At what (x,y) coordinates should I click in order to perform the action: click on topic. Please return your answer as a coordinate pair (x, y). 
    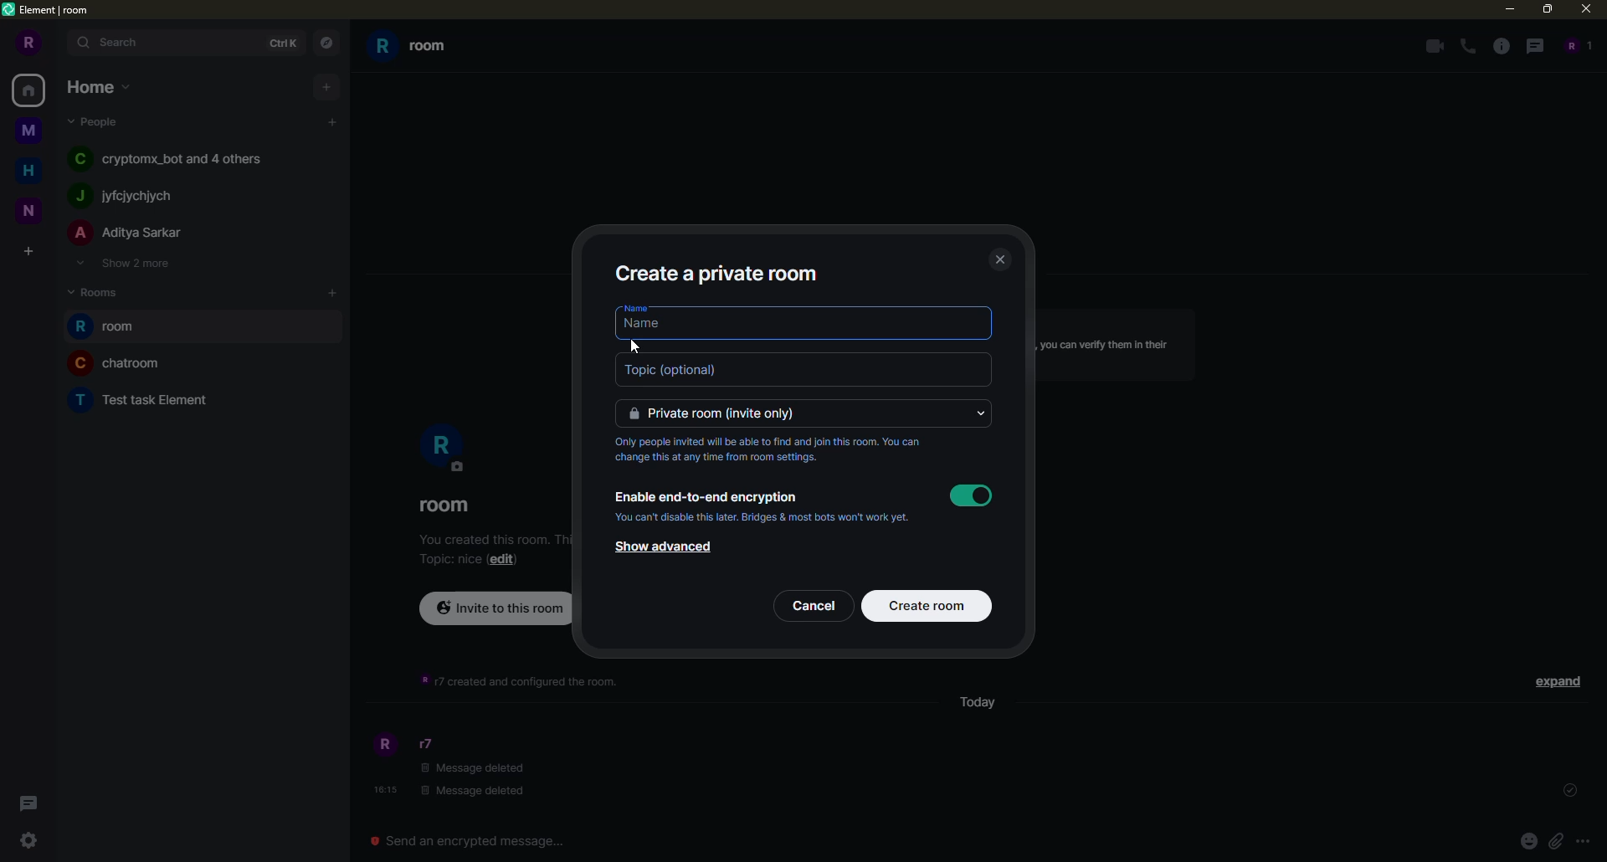
    Looking at the image, I should click on (452, 559).